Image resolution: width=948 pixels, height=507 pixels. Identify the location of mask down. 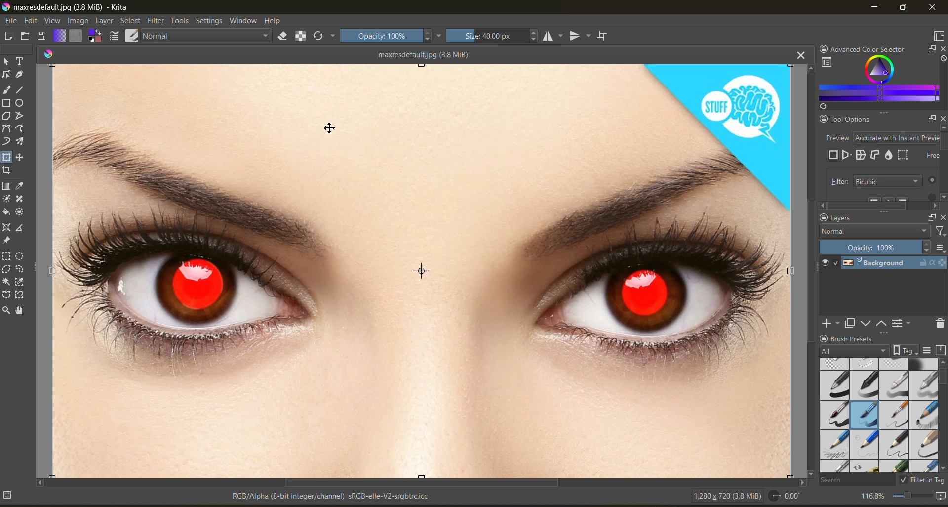
(865, 324).